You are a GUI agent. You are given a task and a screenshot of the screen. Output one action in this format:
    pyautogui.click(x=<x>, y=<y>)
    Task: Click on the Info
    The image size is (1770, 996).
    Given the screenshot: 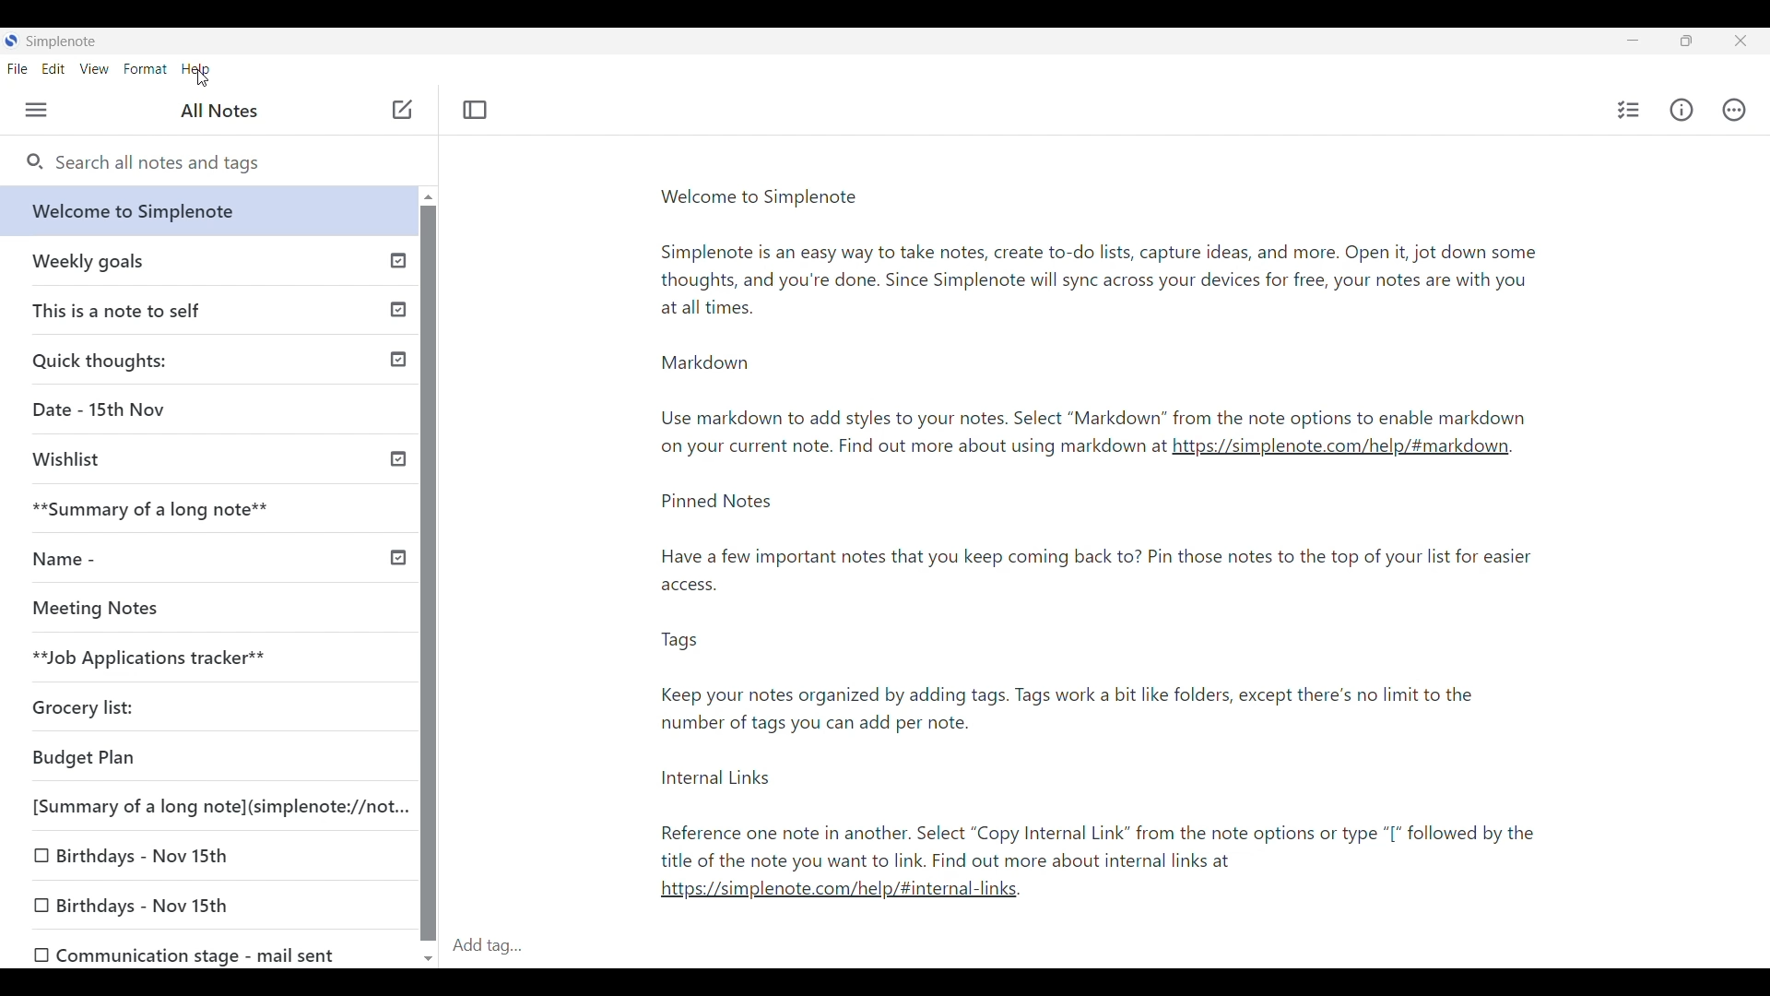 What is the action you would take?
    pyautogui.click(x=1682, y=110)
    